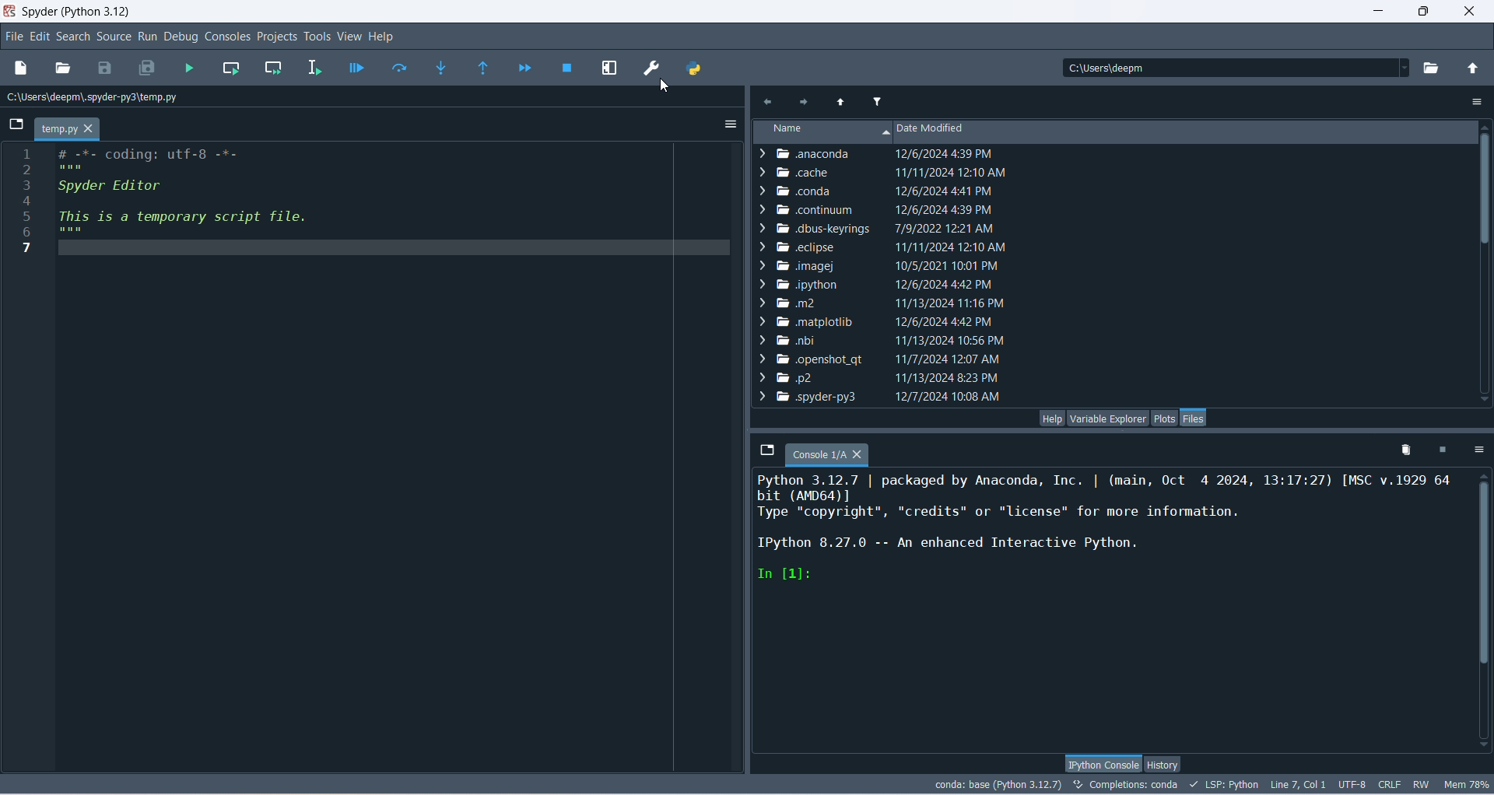  Describe the element at coordinates (654, 69) in the screenshot. I see `preferences` at that location.